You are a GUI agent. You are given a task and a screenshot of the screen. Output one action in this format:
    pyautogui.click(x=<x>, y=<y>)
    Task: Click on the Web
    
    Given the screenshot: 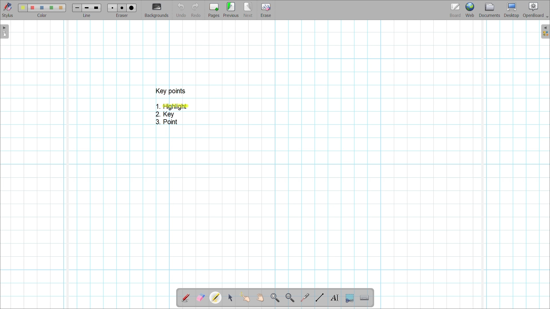 What is the action you would take?
    pyautogui.click(x=470, y=10)
    